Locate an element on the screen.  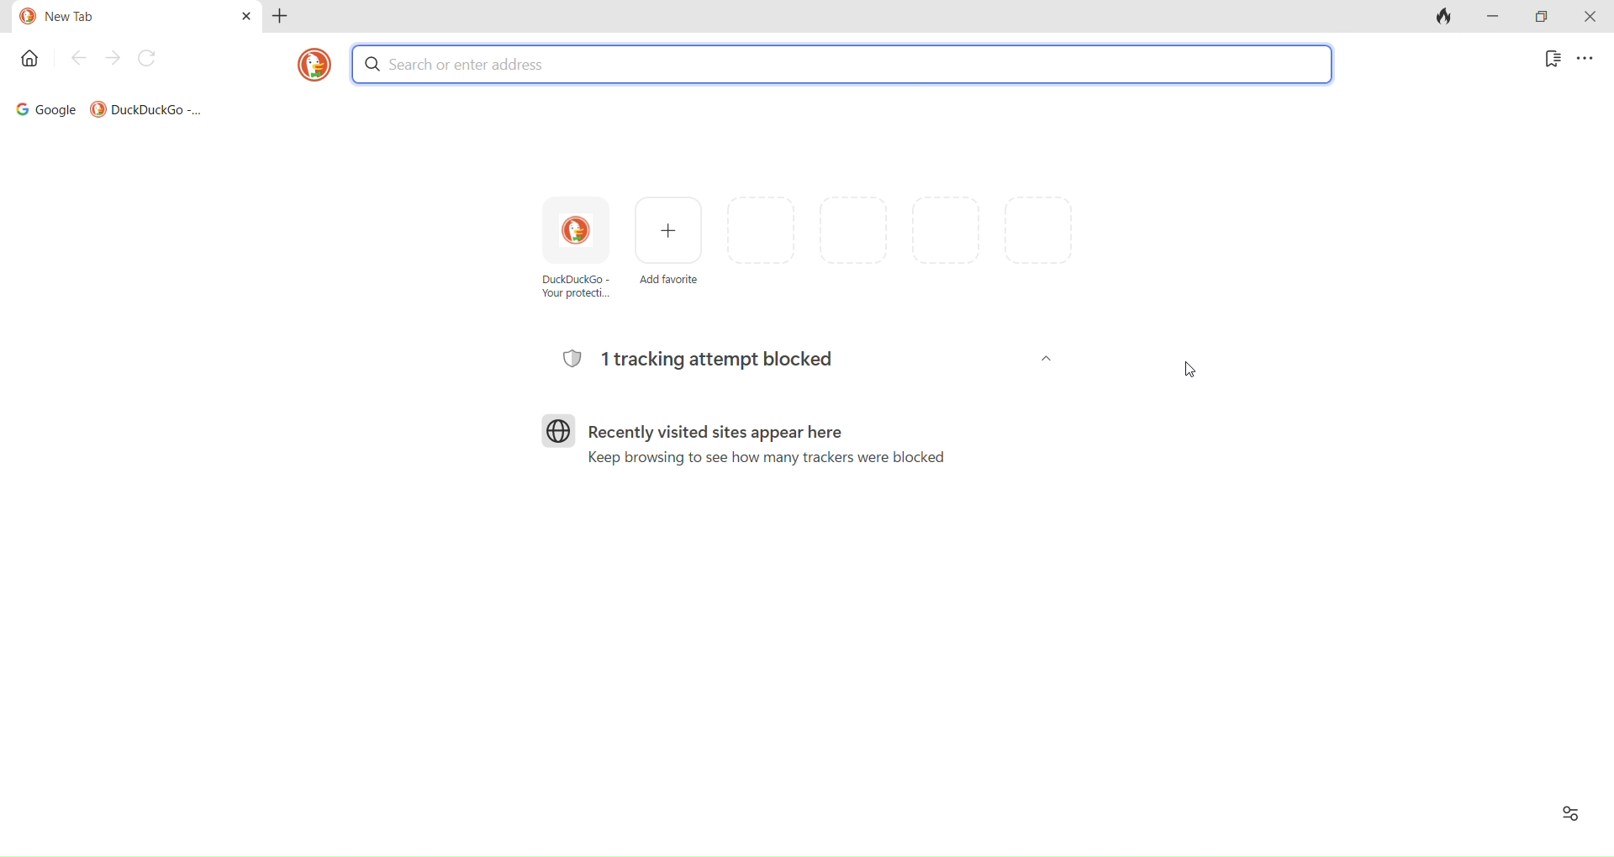
cursor is located at coordinates (1195, 374).